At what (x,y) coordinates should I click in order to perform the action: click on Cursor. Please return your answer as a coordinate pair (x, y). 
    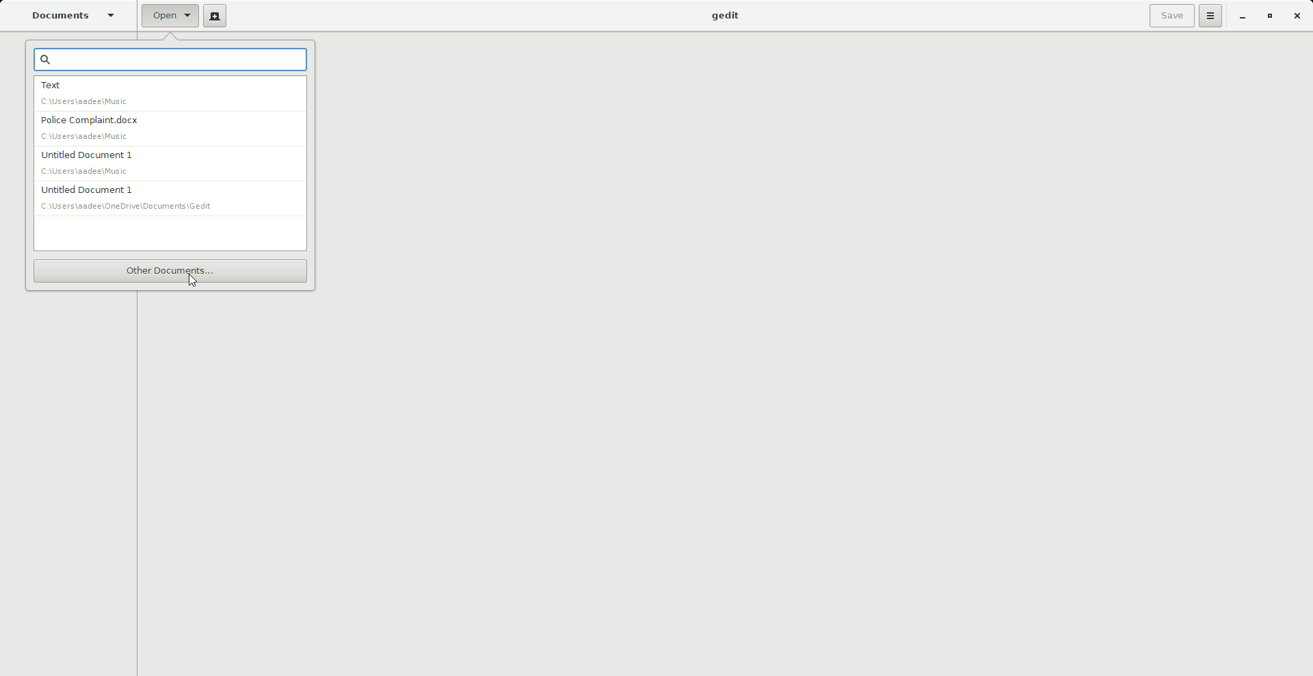
    Looking at the image, I should click on (192, 281).